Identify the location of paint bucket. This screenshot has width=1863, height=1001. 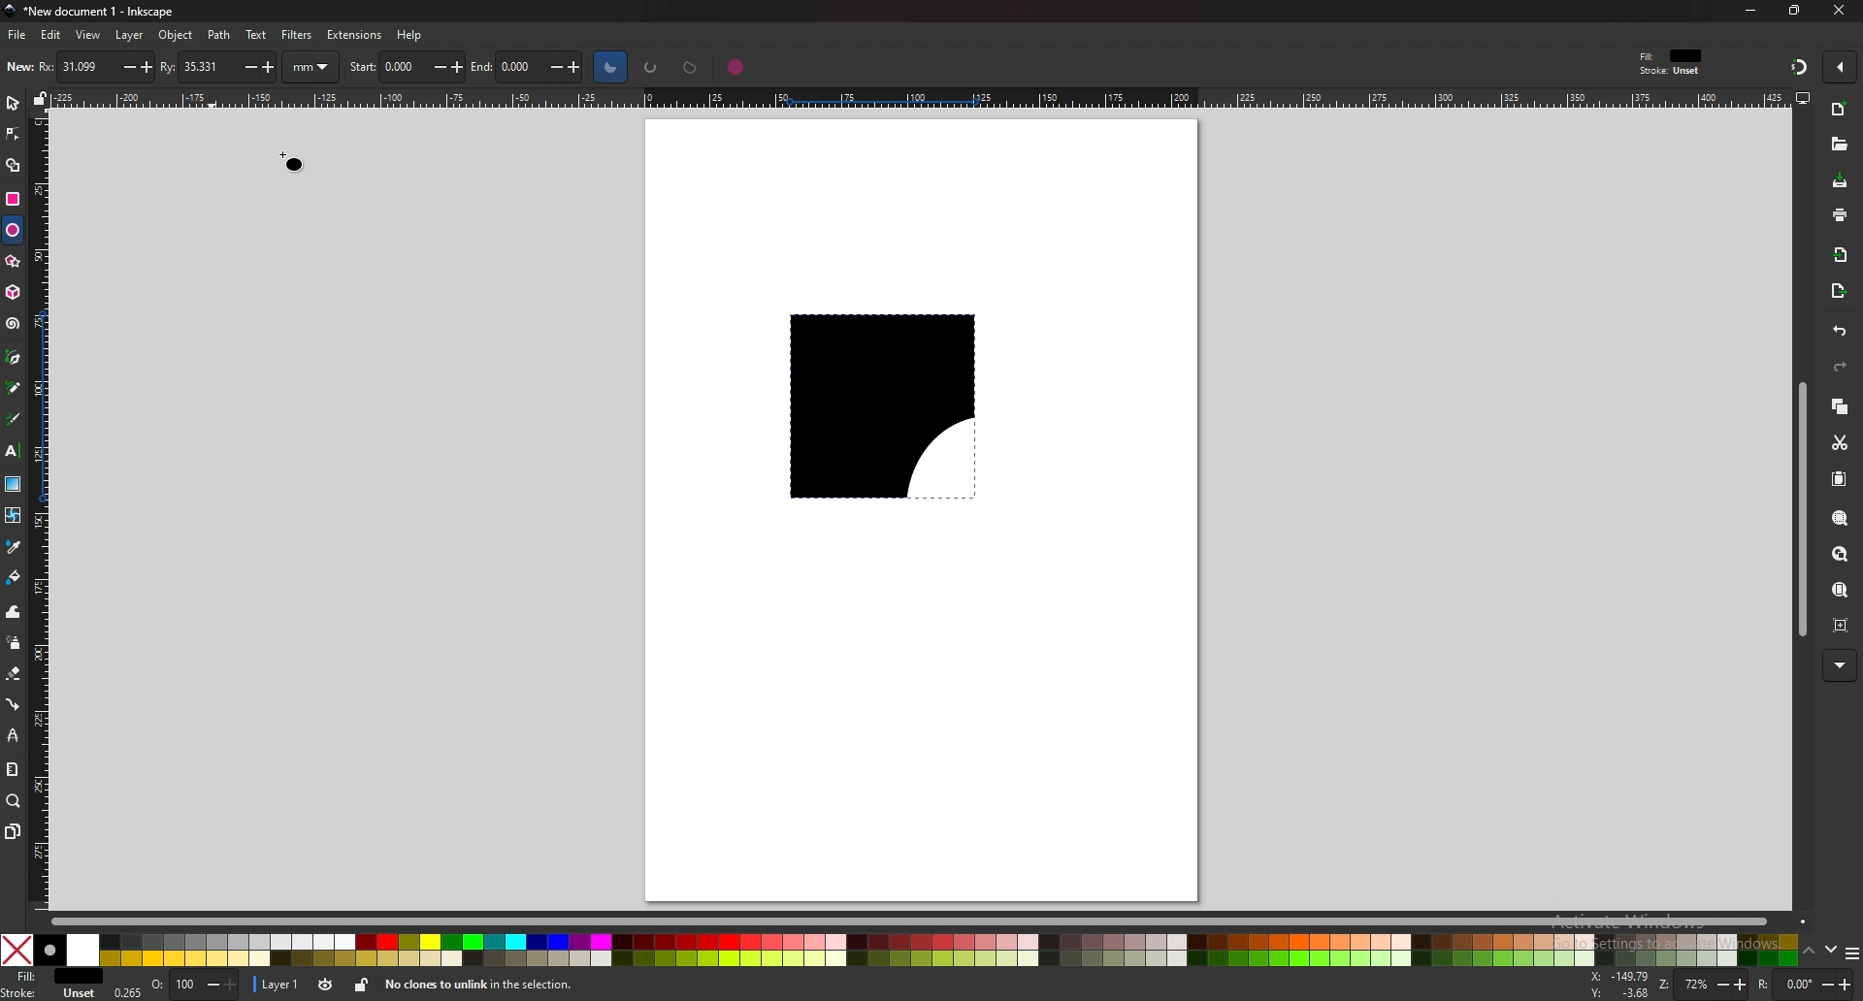
(15, 578).